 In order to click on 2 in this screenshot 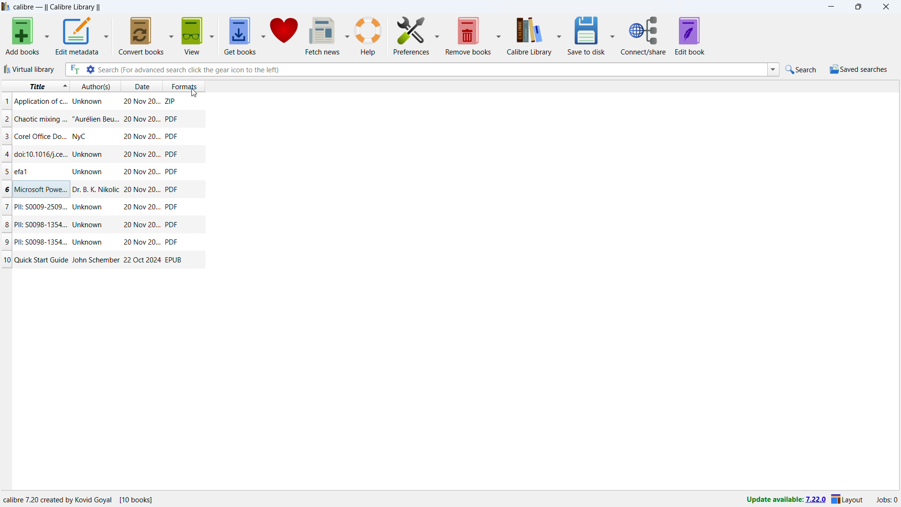, I will do `click(6, 118)`.